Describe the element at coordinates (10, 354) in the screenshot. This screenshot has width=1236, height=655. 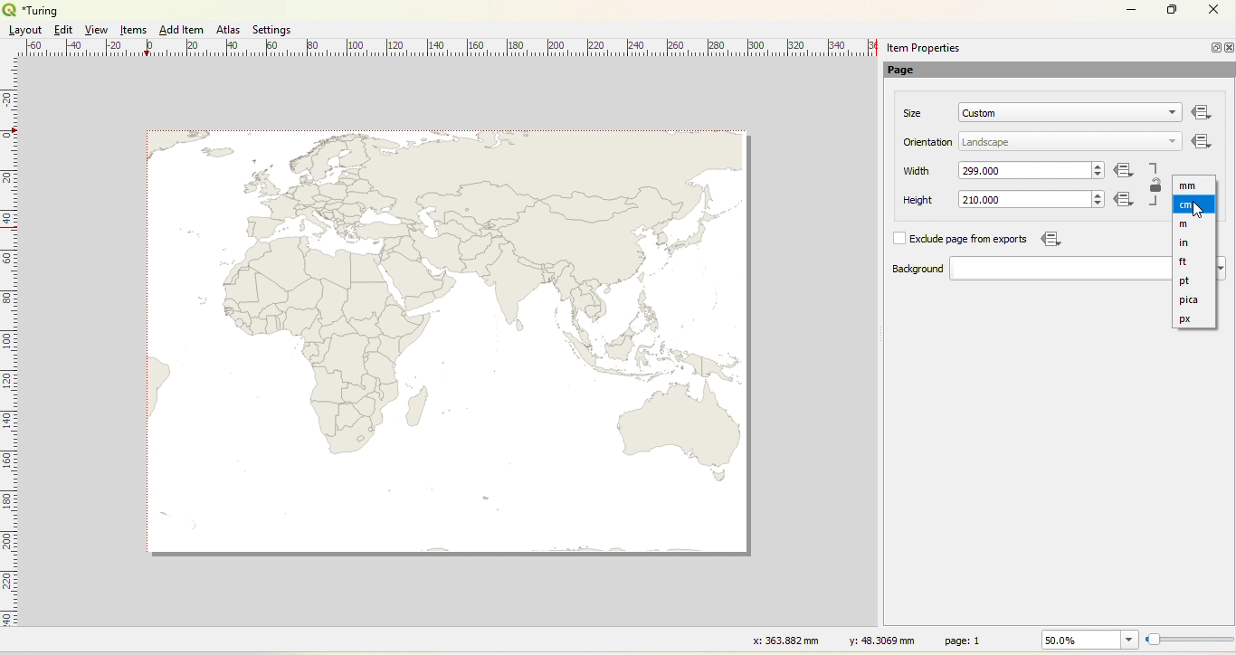
I see `Ruler` at that location.